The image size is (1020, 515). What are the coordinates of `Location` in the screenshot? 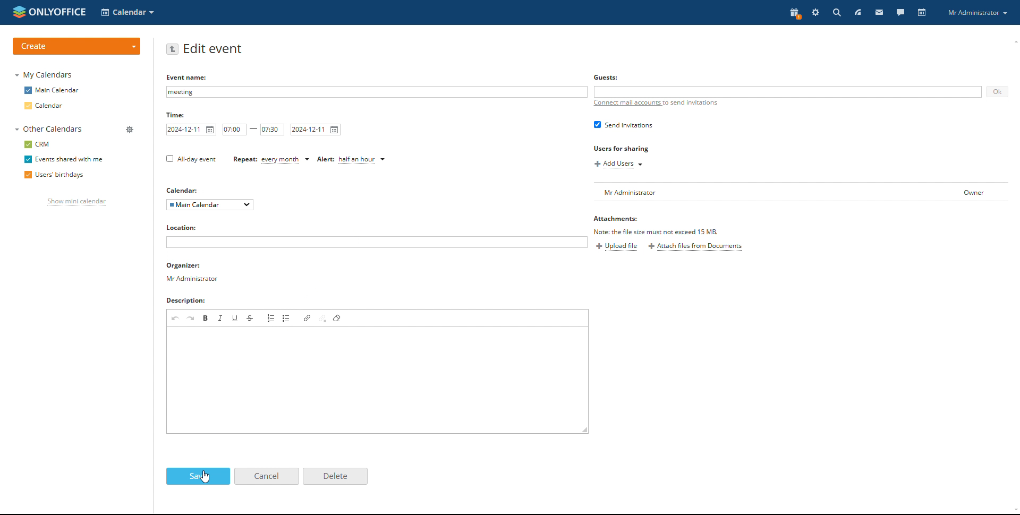 It's located at (183, 228).